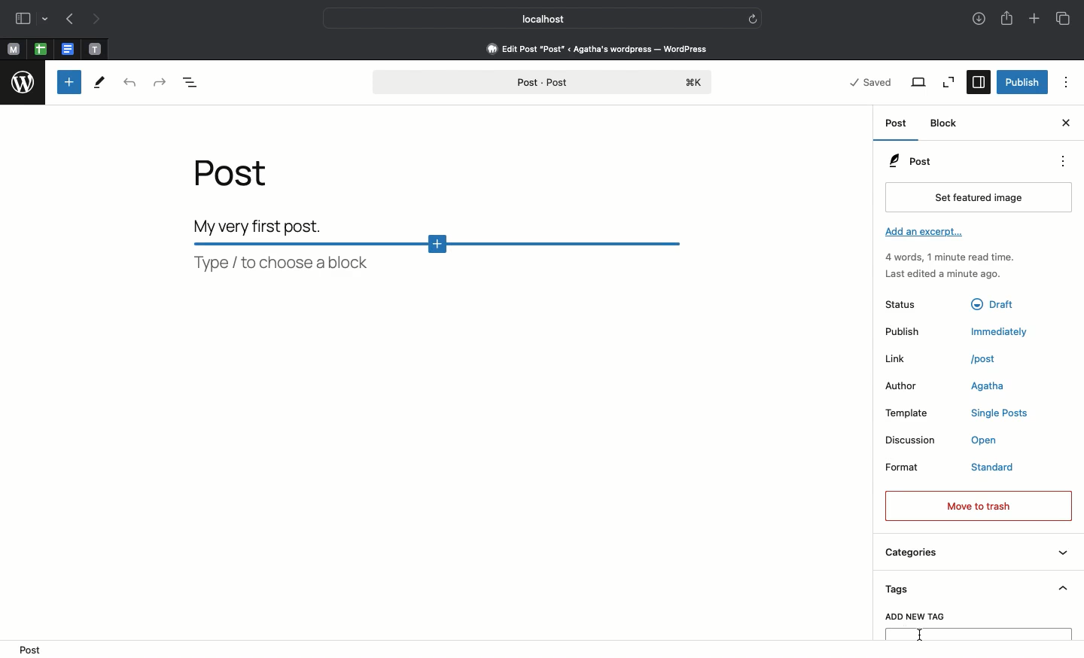  I want to click on Text box, so click(979, 635).